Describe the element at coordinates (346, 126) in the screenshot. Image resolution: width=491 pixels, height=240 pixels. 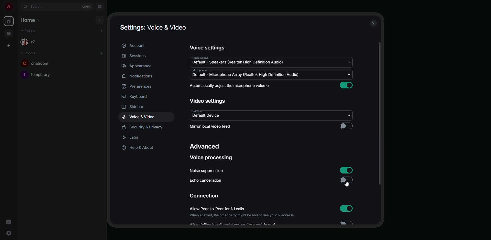
I see `click to enable` at that location.